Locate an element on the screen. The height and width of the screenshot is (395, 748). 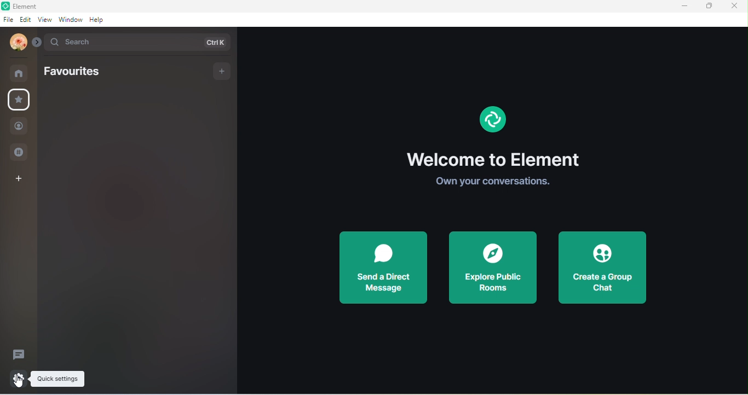
people is located at coordinates (21, 125).